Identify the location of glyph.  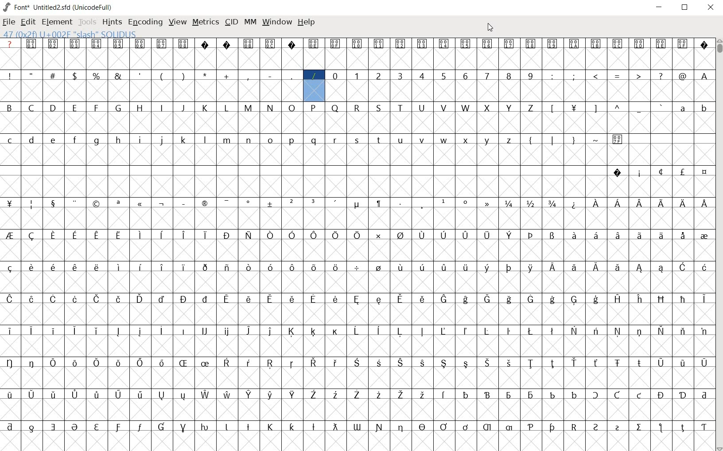
(444, 363).